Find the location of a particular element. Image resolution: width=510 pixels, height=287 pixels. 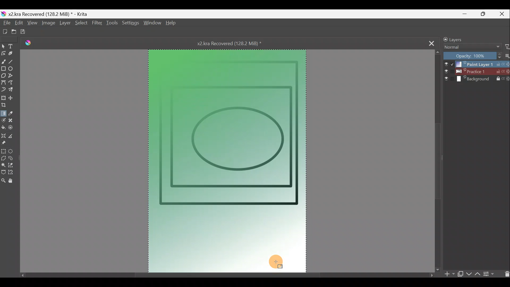

Layer 2 is located at coordinates (476, 71).